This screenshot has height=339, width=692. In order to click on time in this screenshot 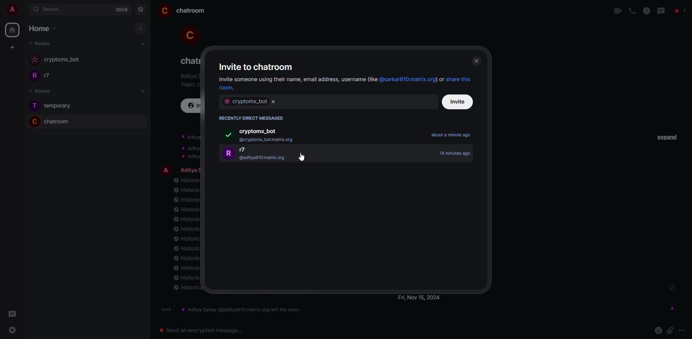, I will do `click(167, 309)`.